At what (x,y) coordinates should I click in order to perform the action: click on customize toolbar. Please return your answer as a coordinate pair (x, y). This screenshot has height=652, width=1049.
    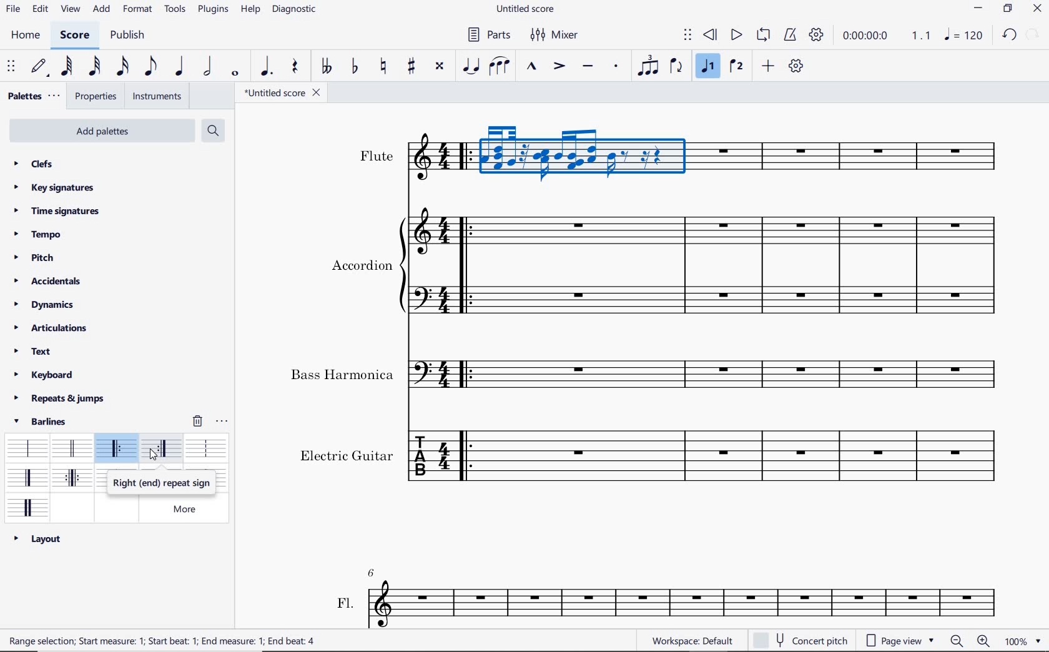
    Looking at the image, I should click on (797, 66).